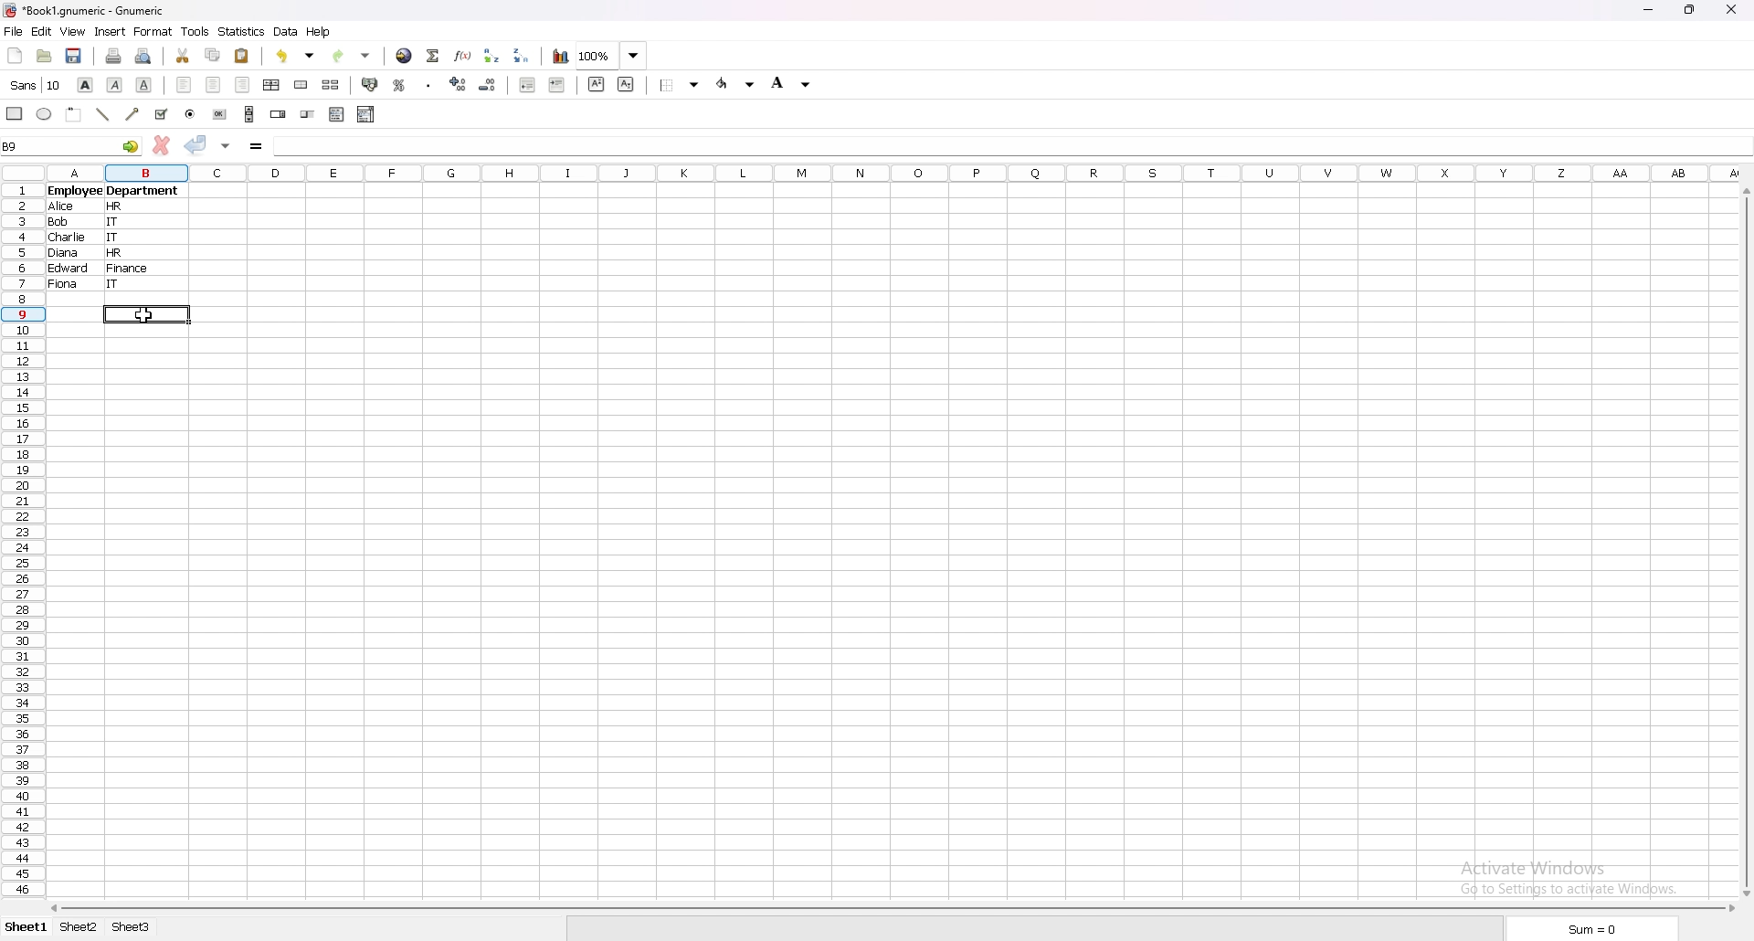 Image resolution: width=1754 pixels, height=941 pixels. I want to click on statistics, so click(242, 32).